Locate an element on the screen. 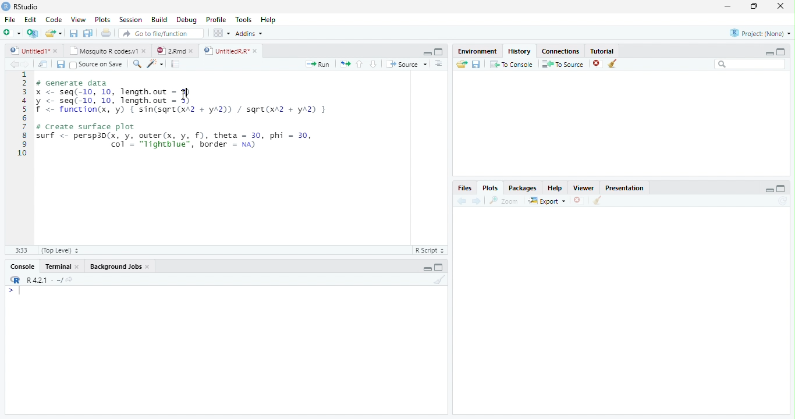  Save current document is located at coordinates (60, 64).